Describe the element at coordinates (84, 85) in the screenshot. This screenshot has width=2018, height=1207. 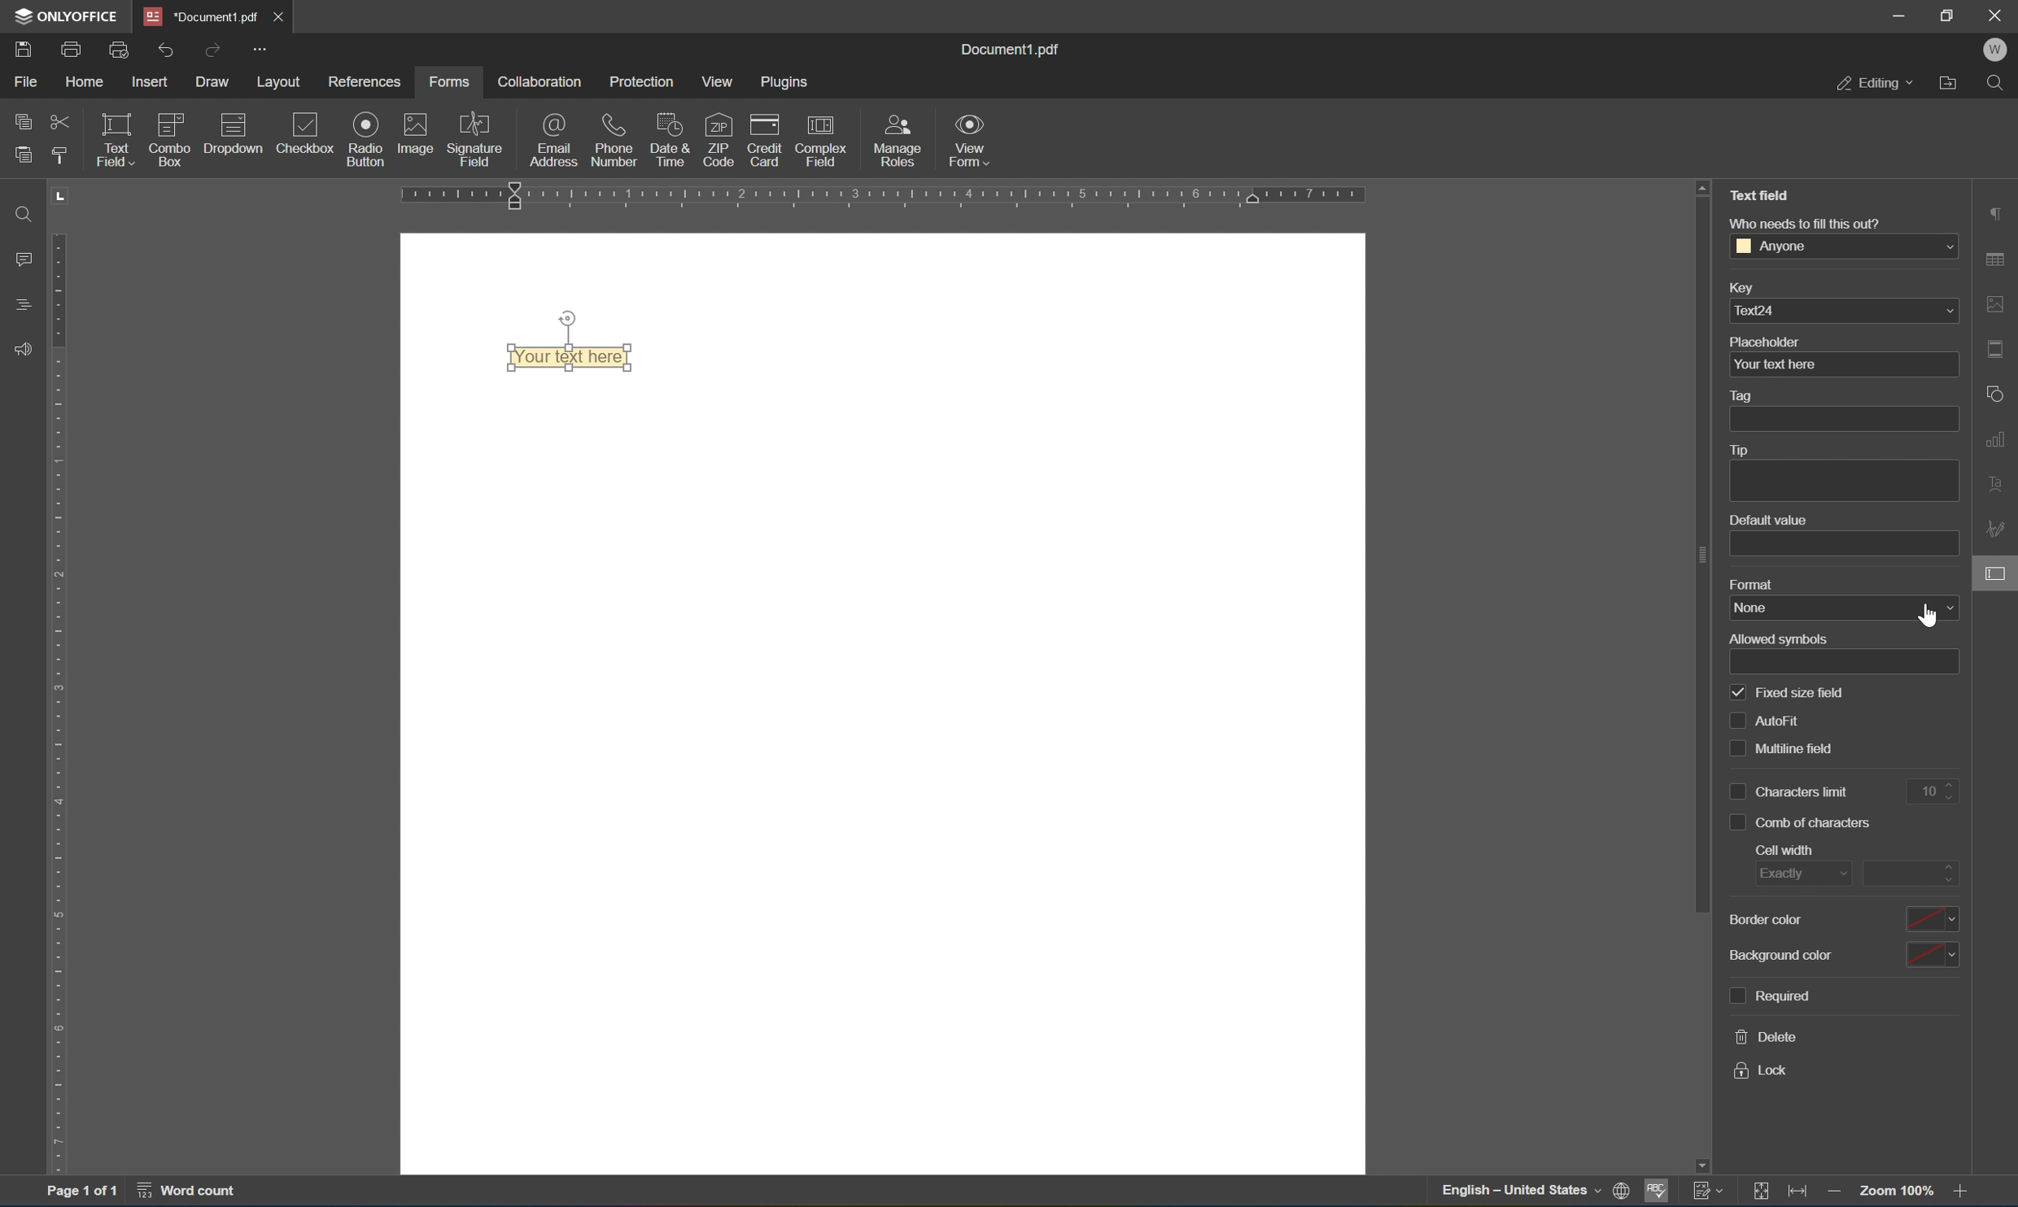
I see `home` at that location.